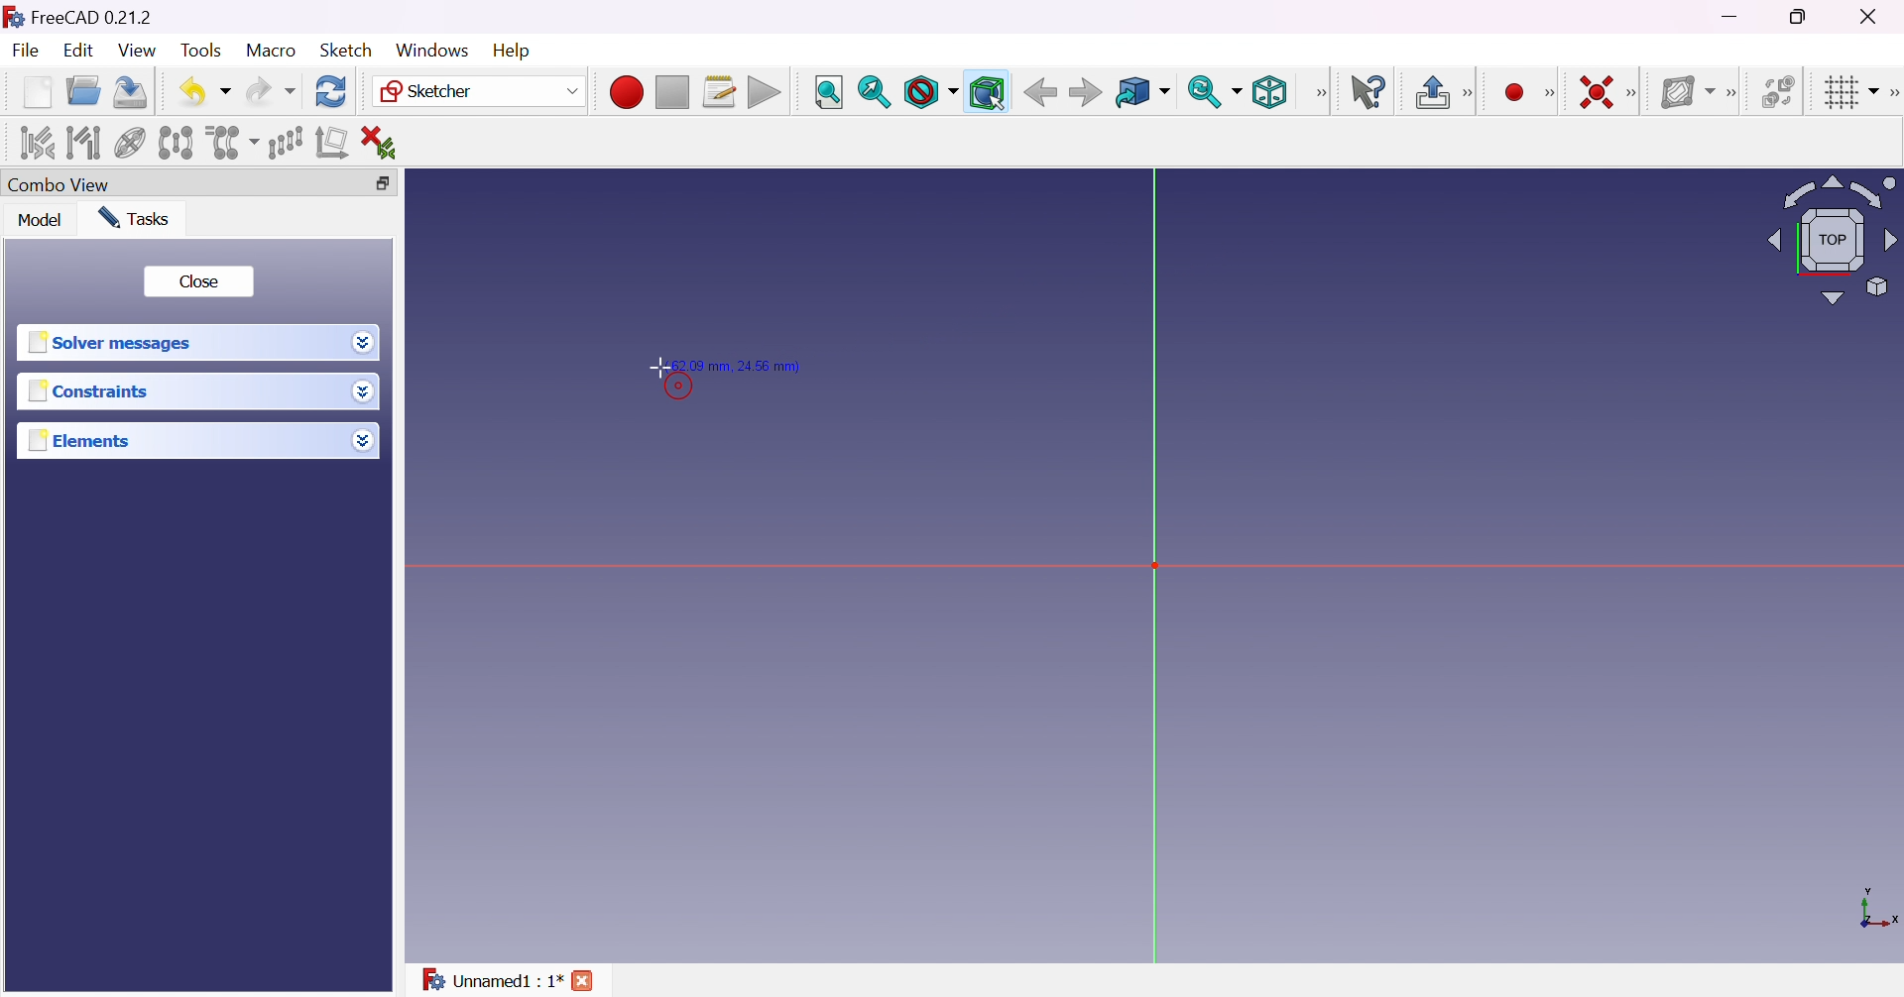 The height and width of the screenshot is (997, 1904). I want to click on Rectangular array, so click(285, 141).